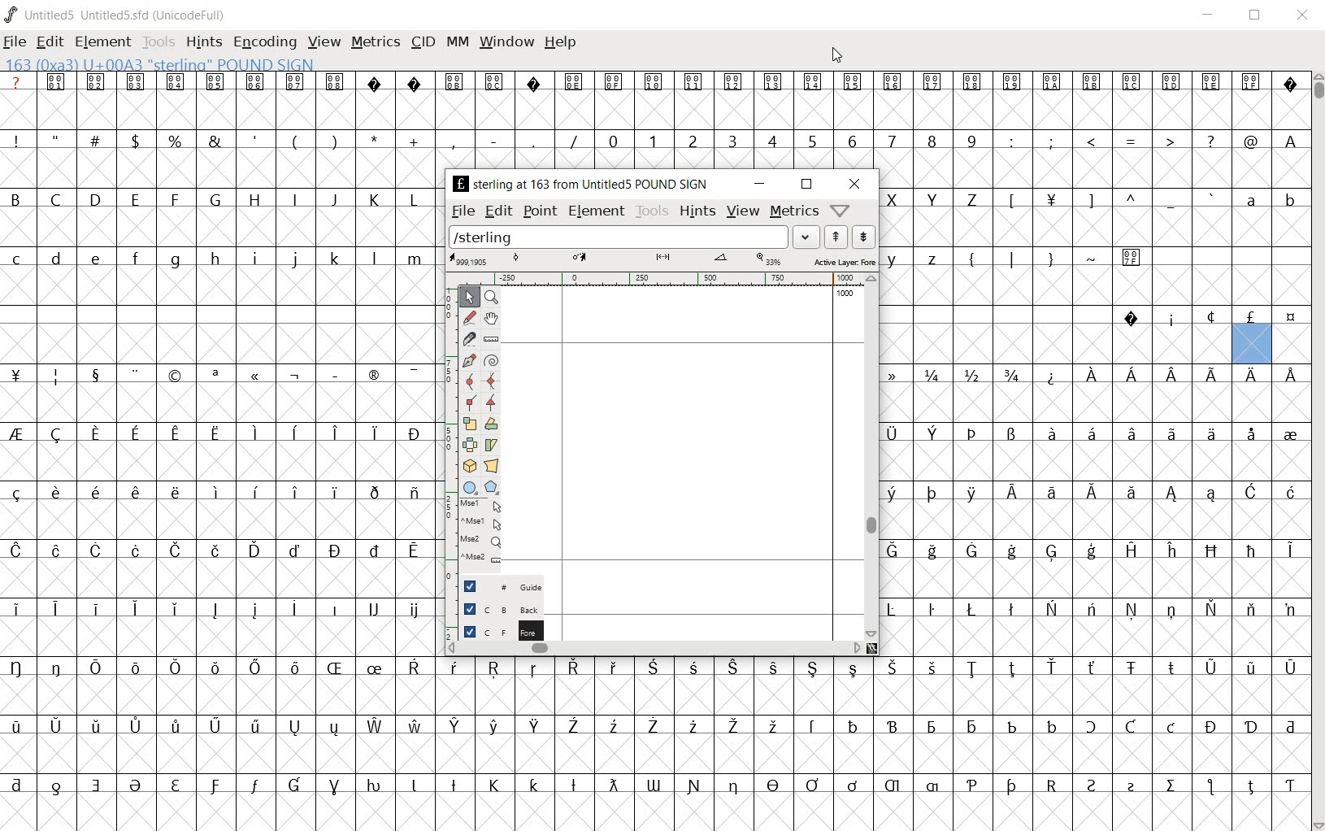 The image size is (1325, 831). I want to click on 1/4, so click(932, 375).